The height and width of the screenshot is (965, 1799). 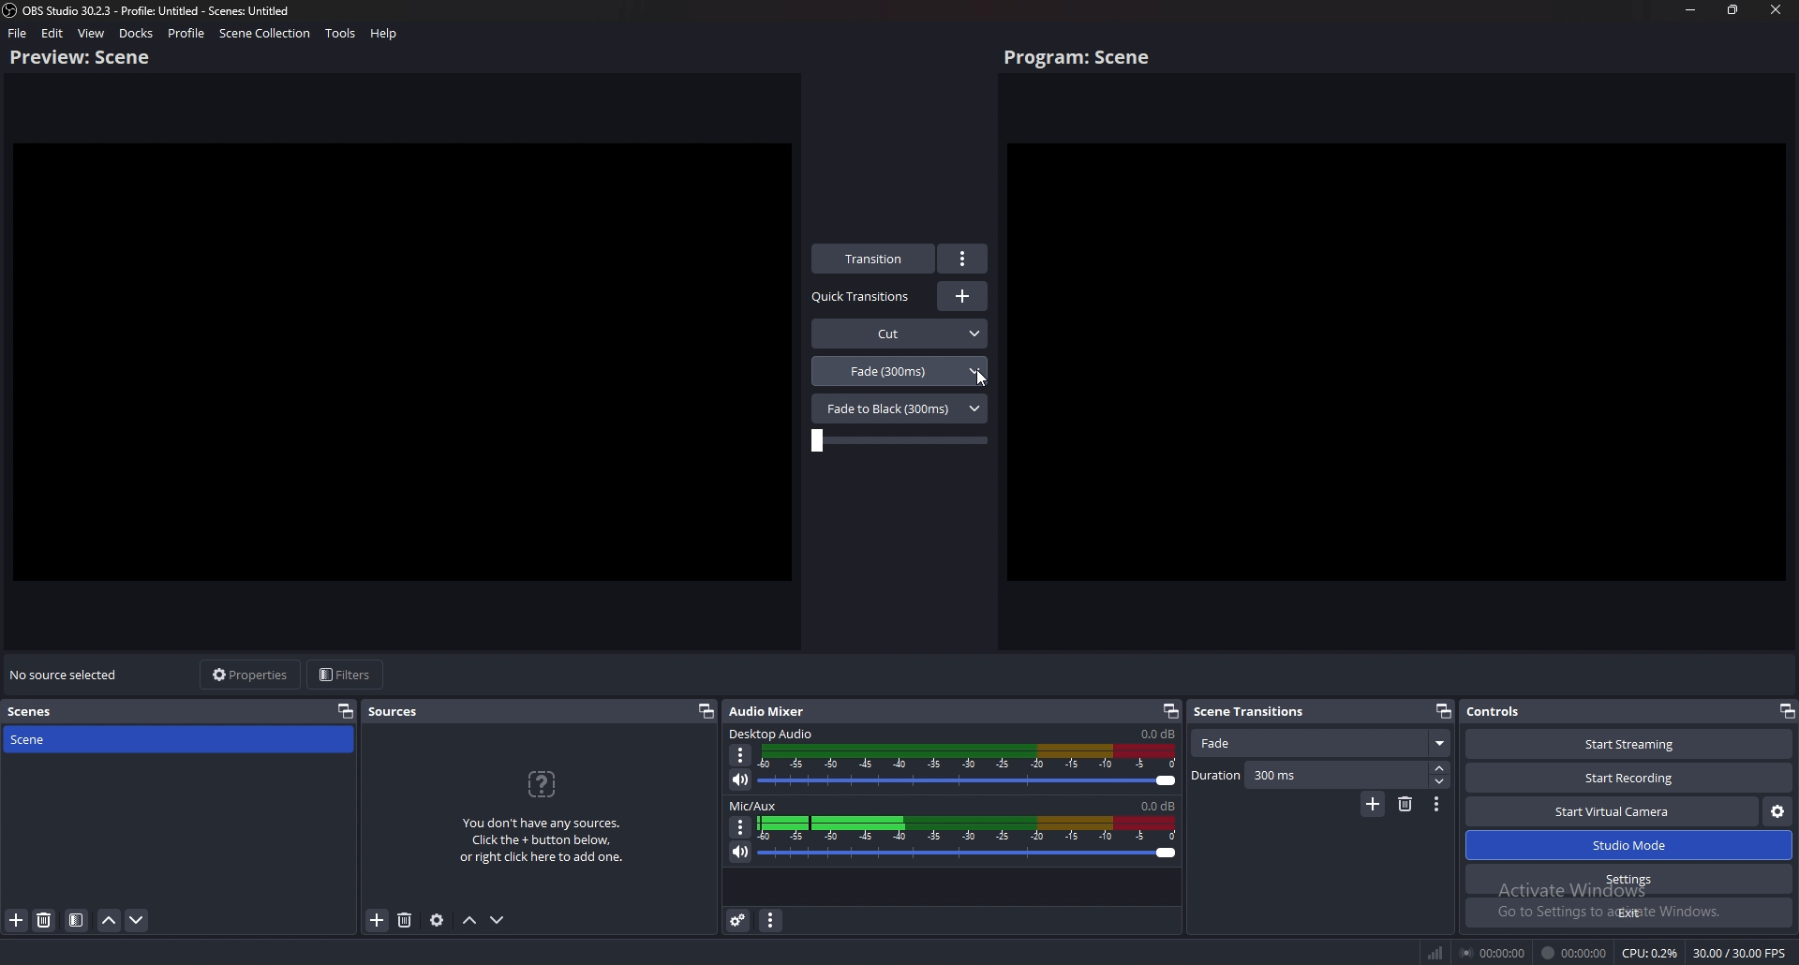 I want to click on Controls, so click(x=1522, y=712).